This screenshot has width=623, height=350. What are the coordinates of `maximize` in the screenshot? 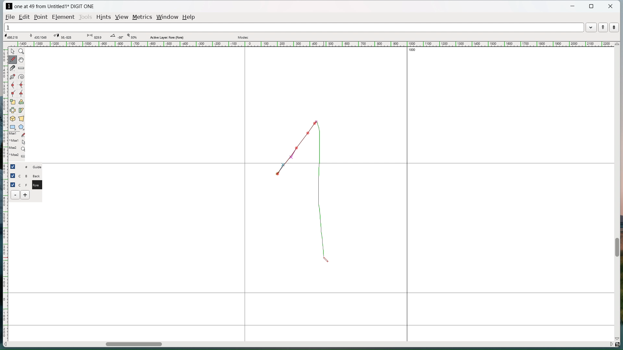 It's located at (592, 6).